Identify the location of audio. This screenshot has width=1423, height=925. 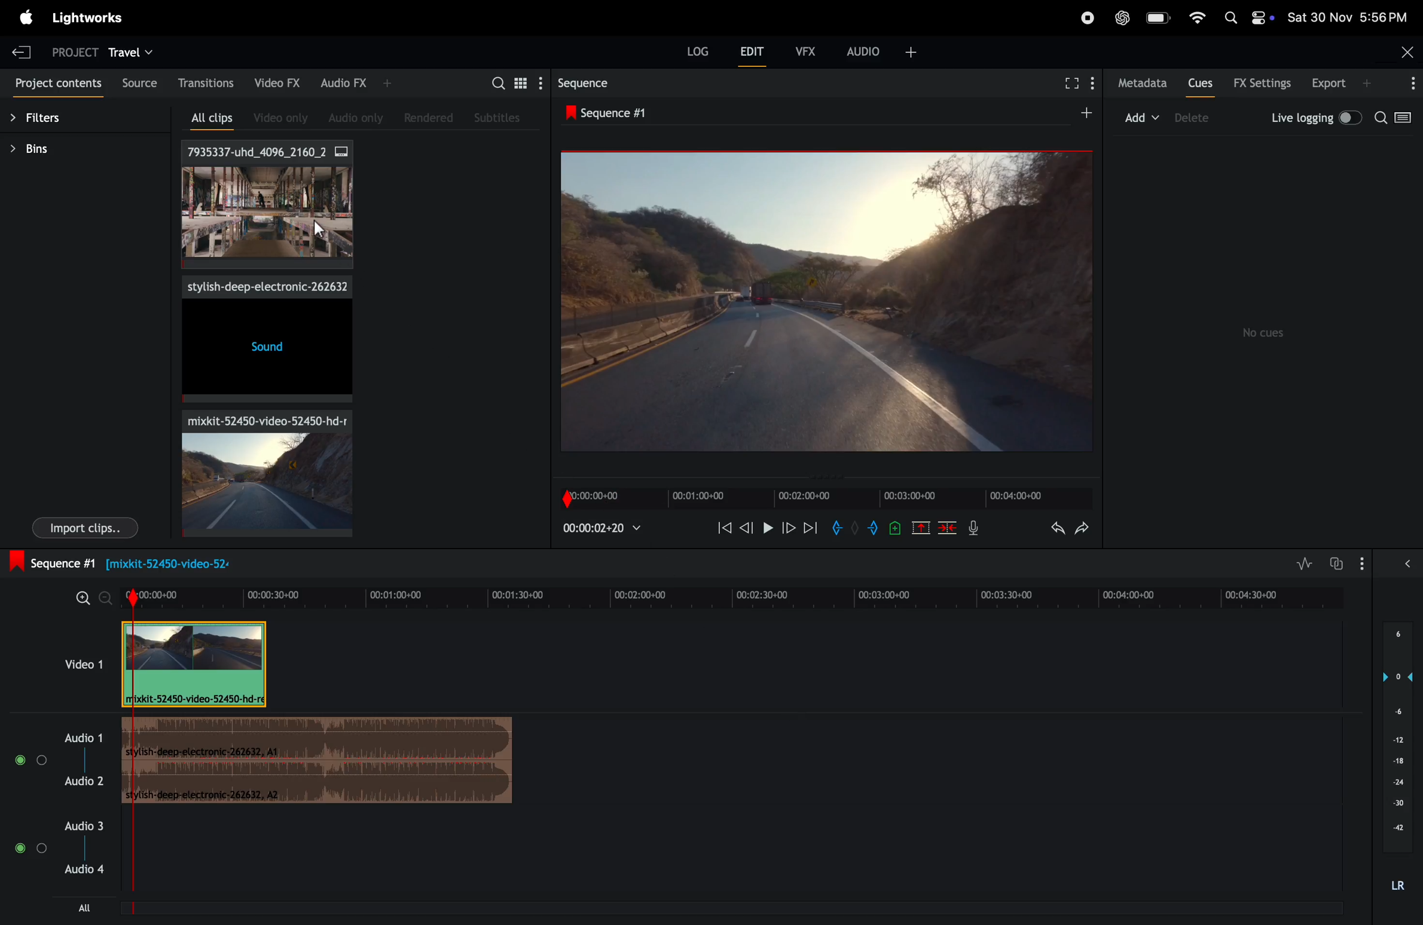
(882, 50).